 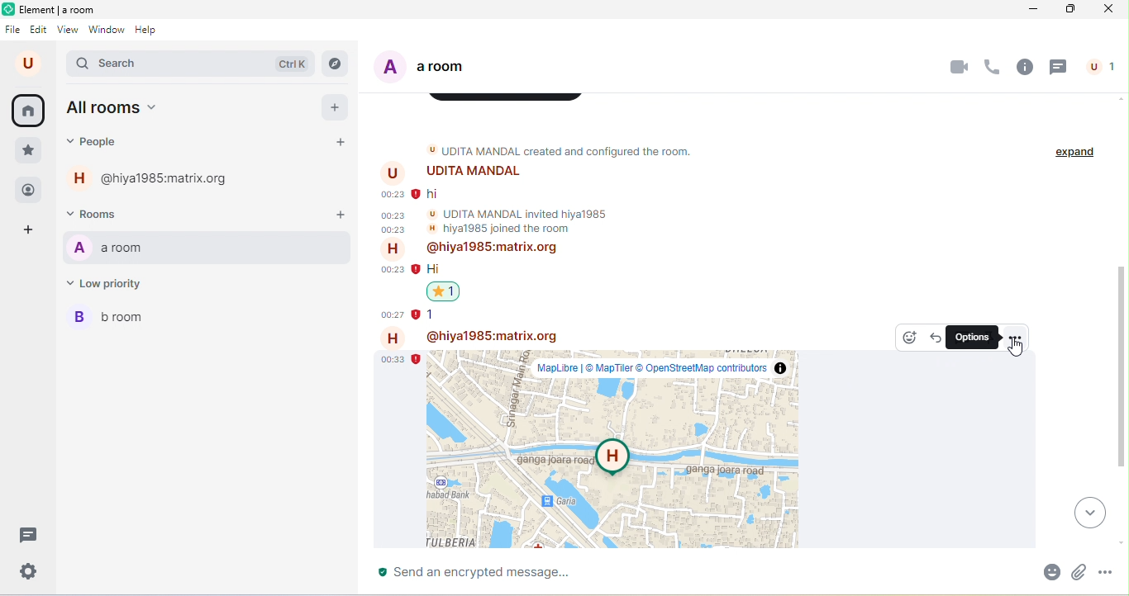 I want to click on favorite, so click(x=27, y=151).